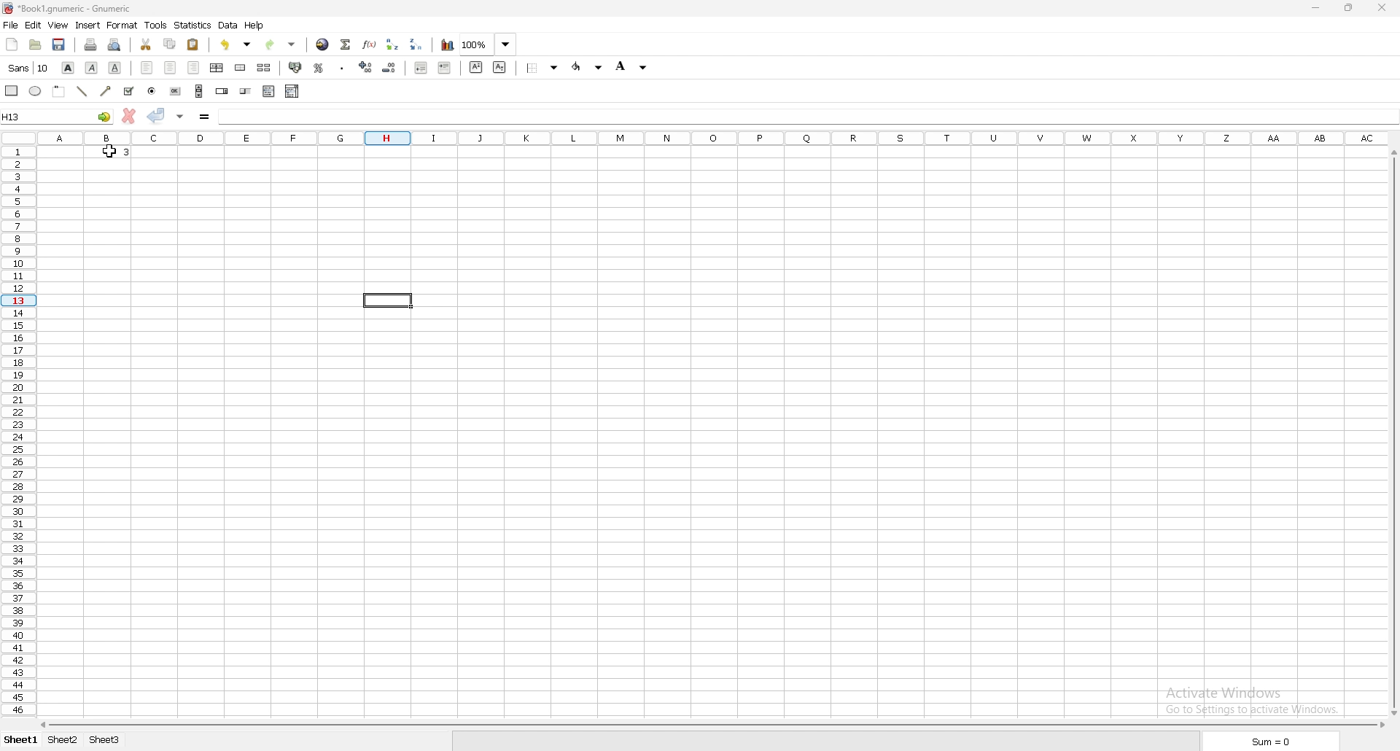  Describe the element at coordinates (80, 92) in the screenshot. I see `line` at that location.